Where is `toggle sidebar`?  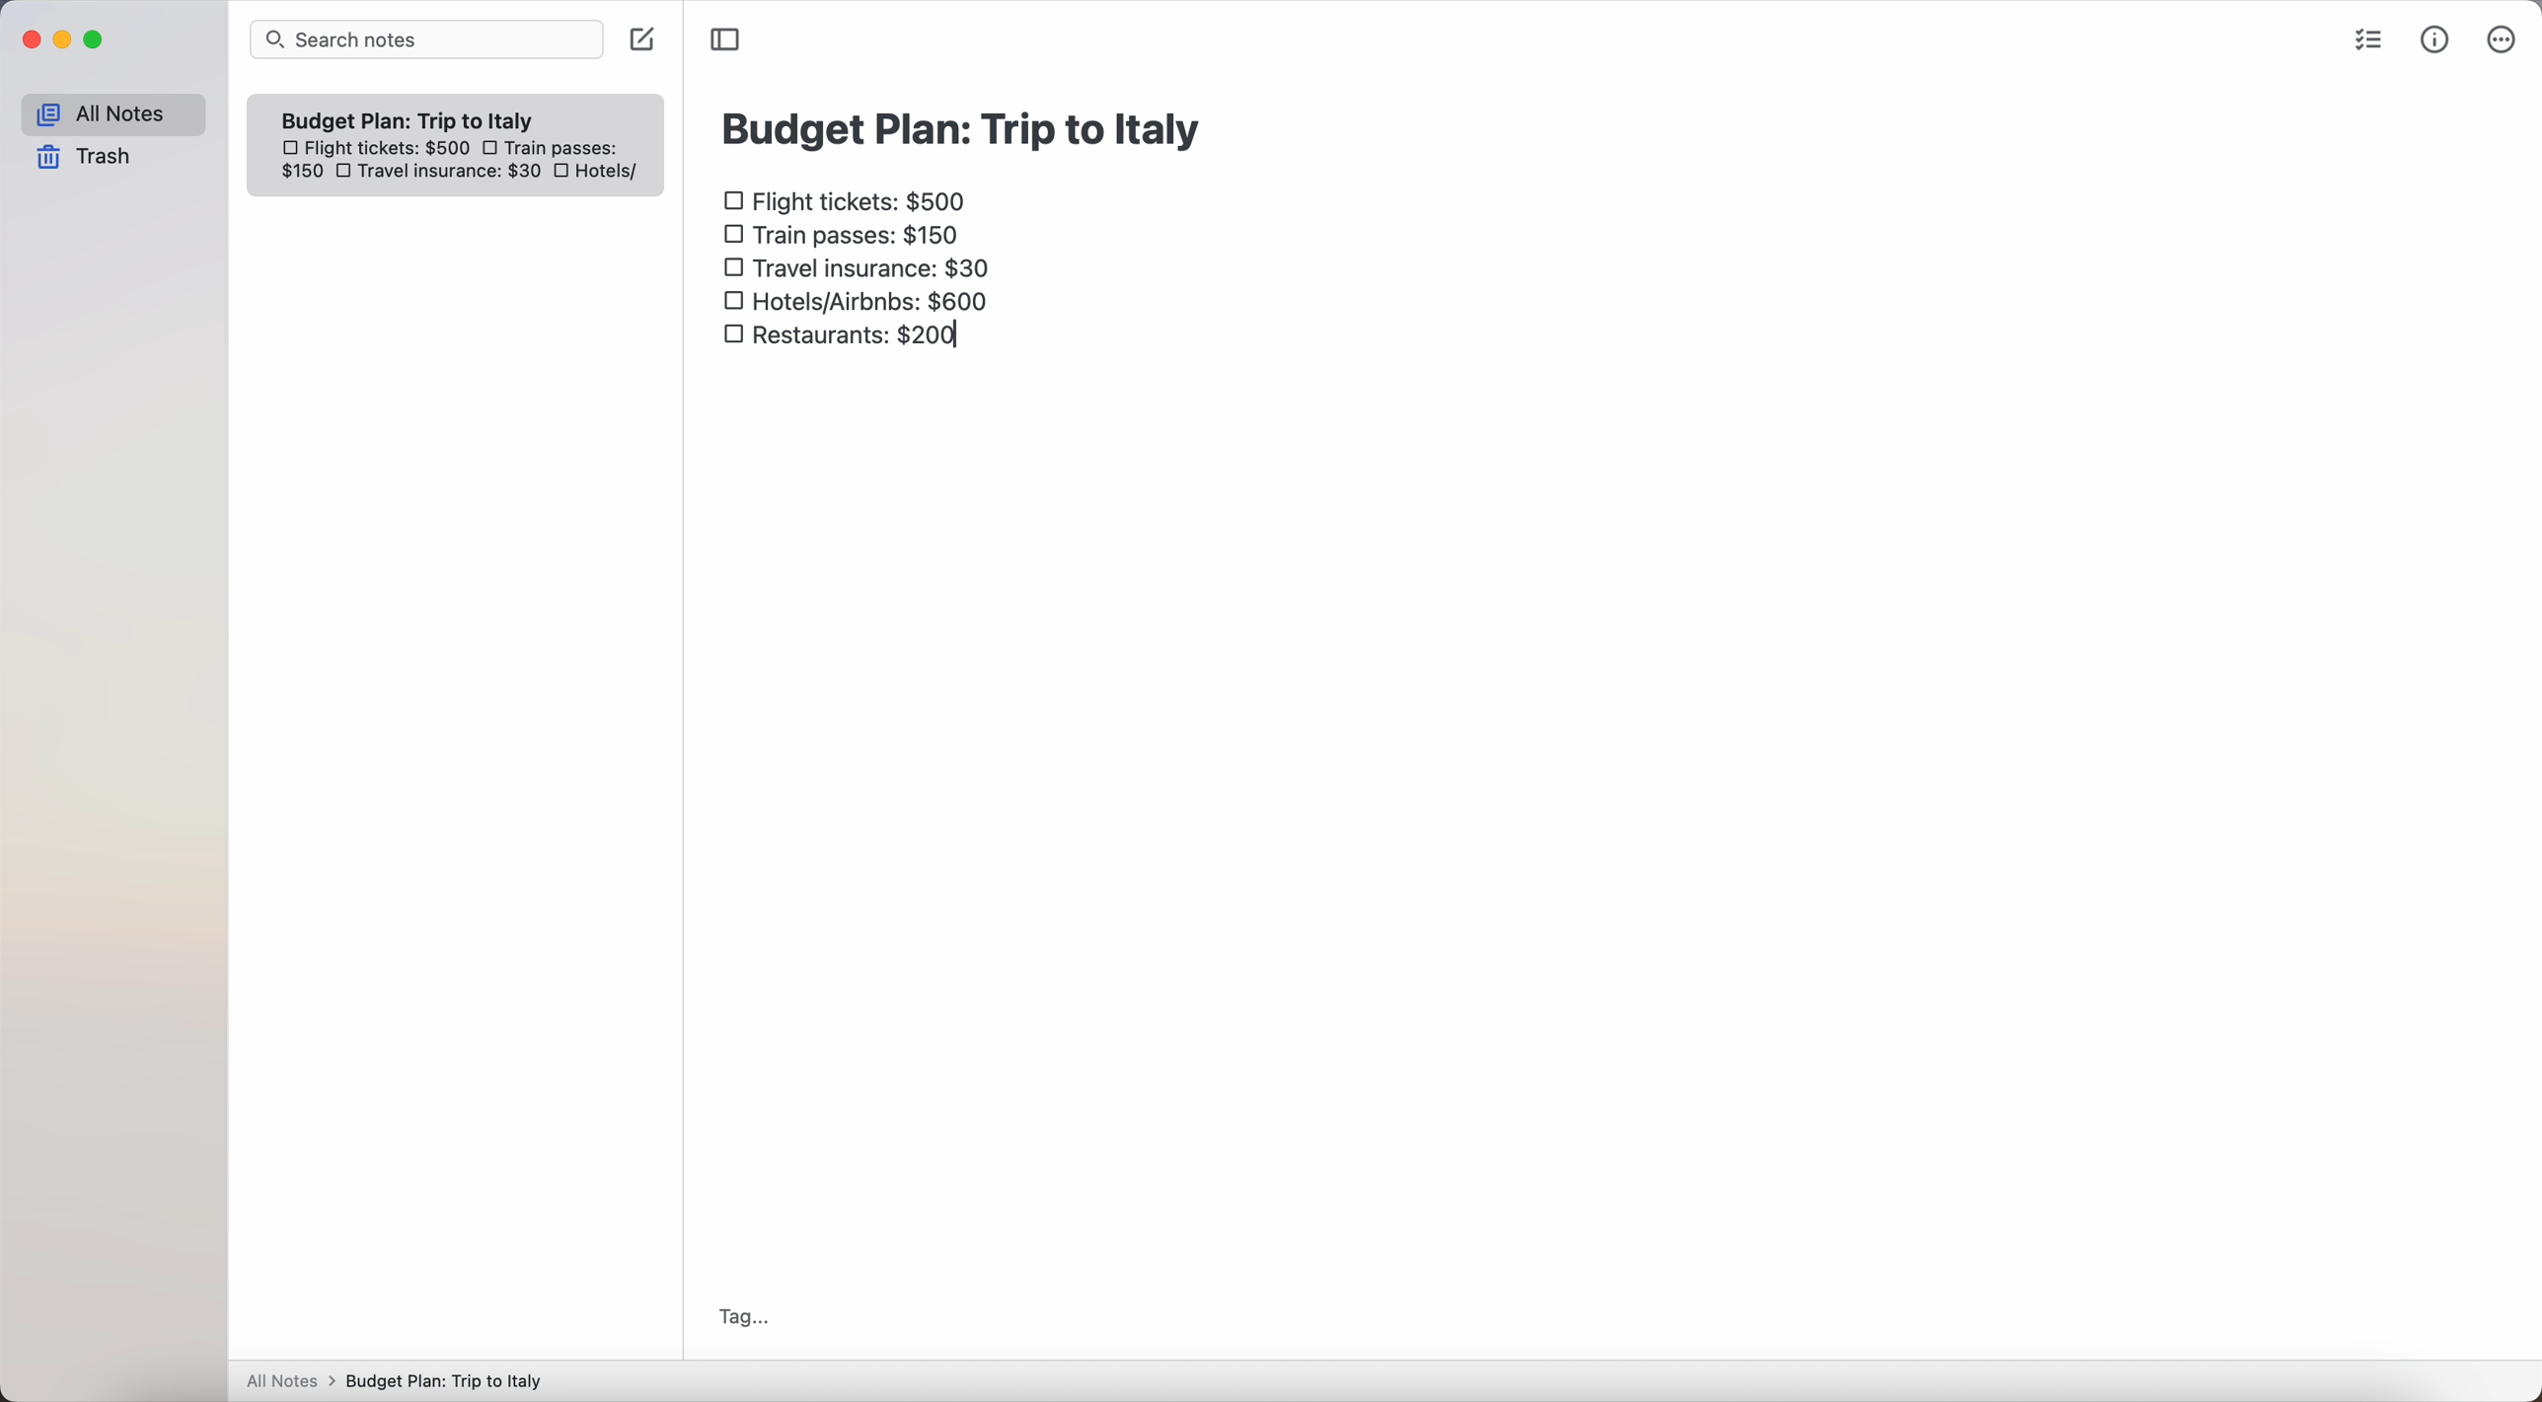 toggle sidebar is located at coordinates (726, 38).